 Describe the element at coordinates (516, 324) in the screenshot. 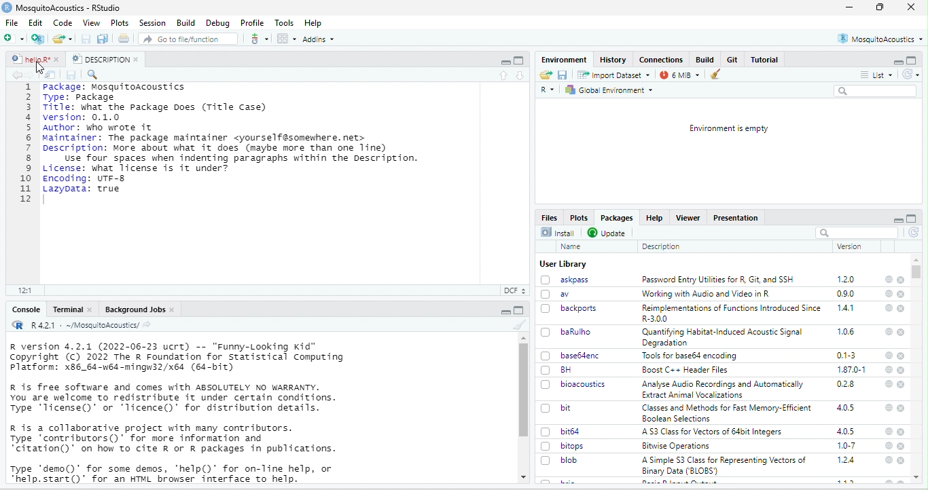

I see `clear console` at that location.